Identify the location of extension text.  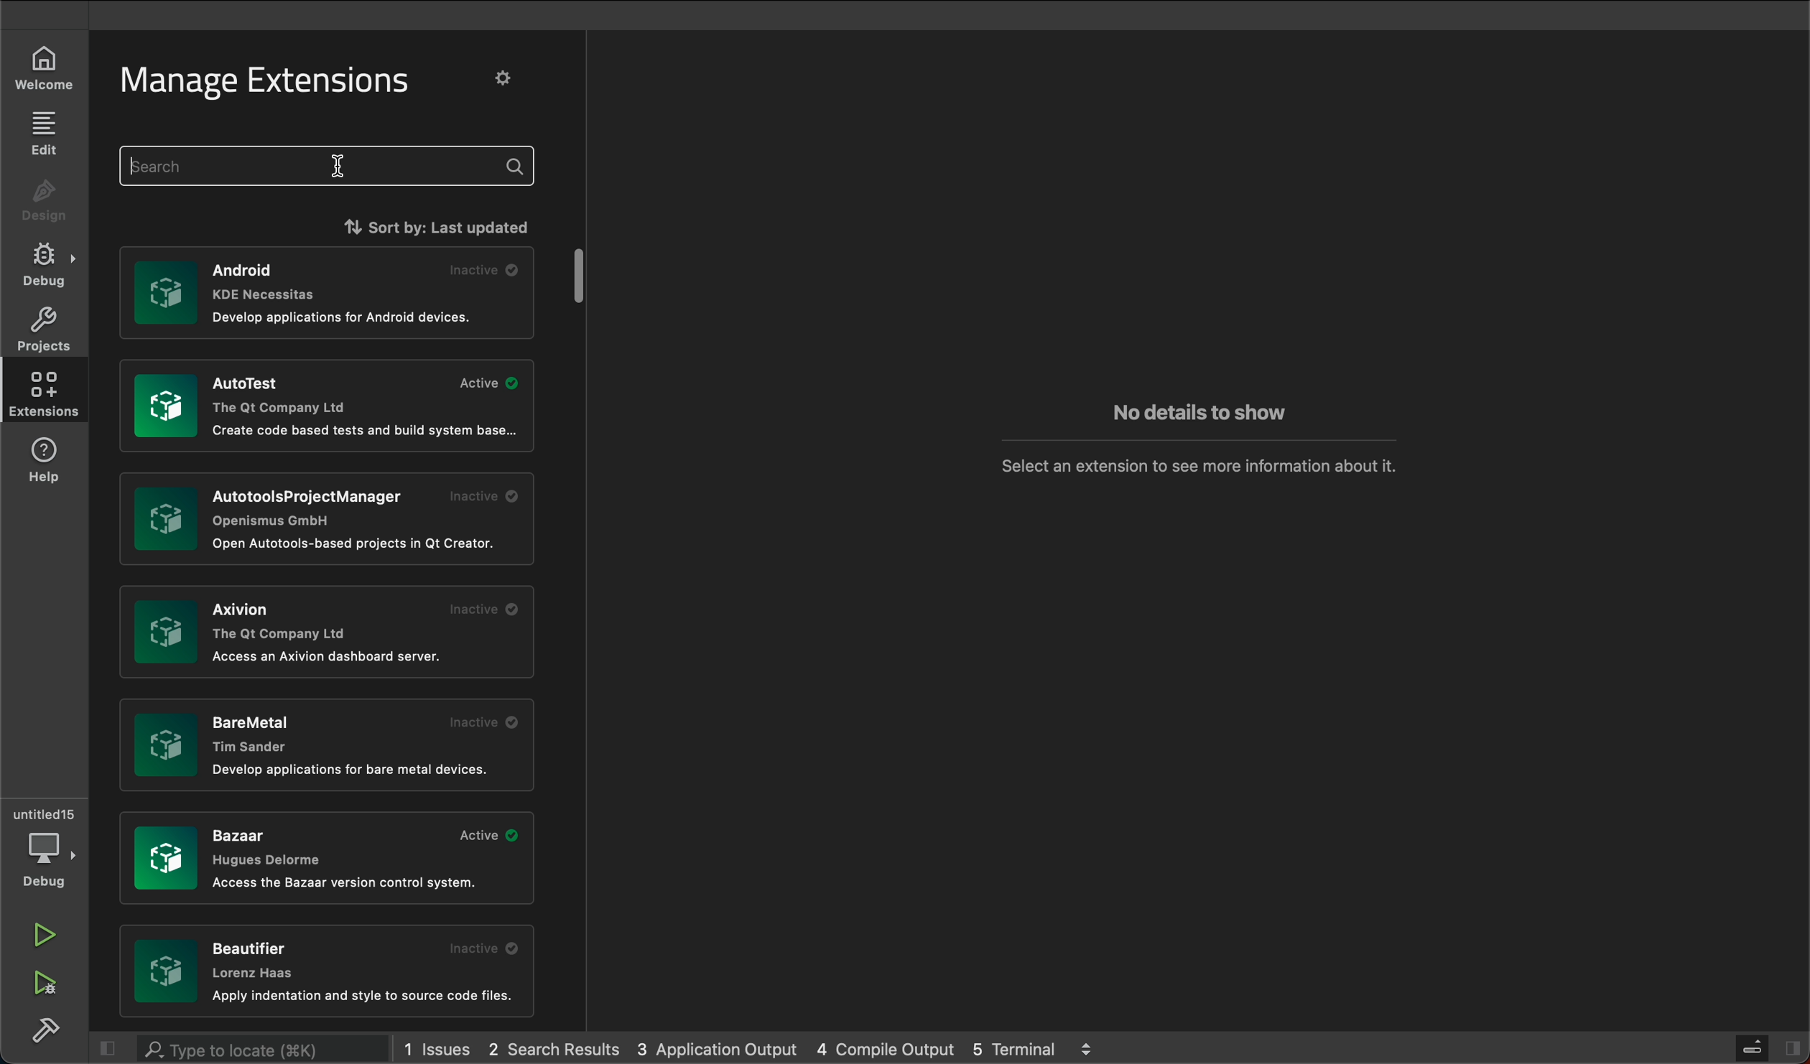
(269, 846).